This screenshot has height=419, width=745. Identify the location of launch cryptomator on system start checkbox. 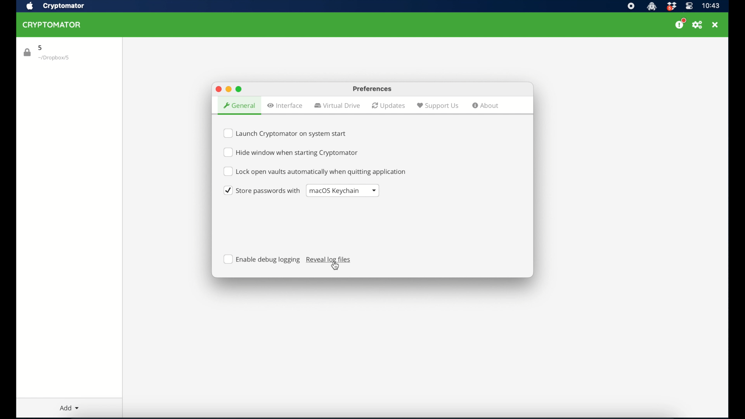
(286, 133).